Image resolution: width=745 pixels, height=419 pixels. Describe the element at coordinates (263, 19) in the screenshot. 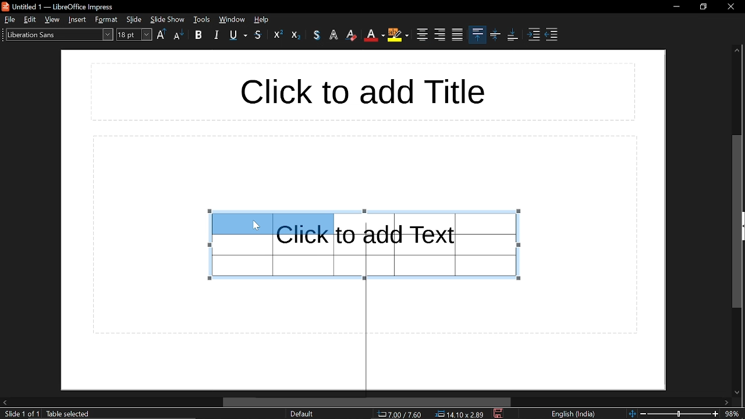

I see `help` at that location.